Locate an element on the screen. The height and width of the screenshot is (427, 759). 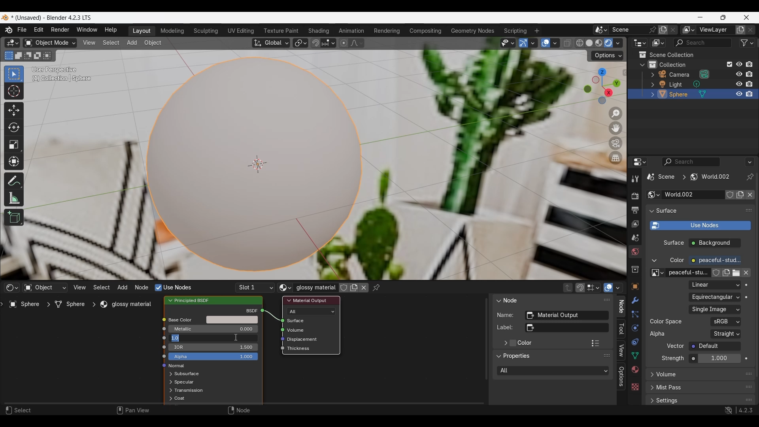
Scale is located at coordinates (14, 145).